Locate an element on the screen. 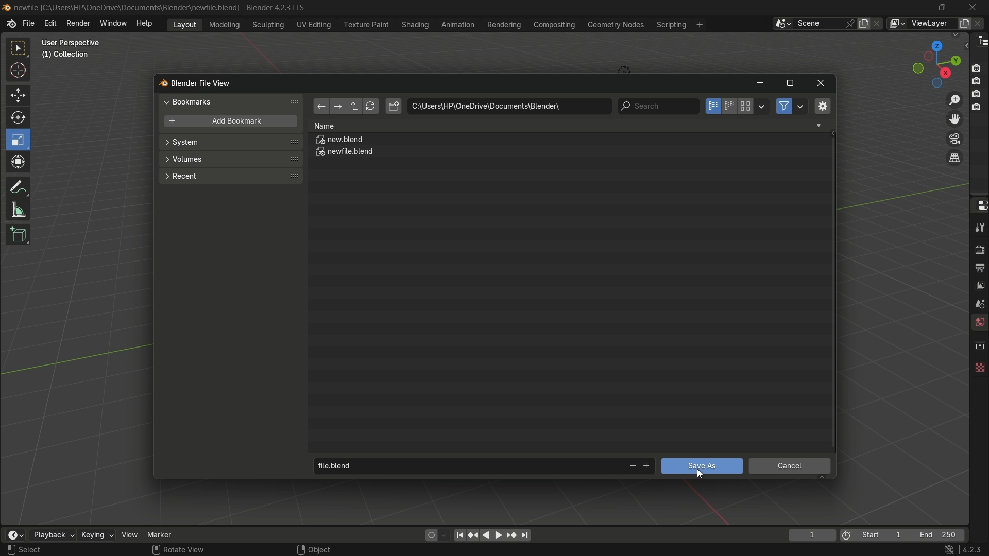 The image size is (989, 556). render is located at coordinates (978, 248).